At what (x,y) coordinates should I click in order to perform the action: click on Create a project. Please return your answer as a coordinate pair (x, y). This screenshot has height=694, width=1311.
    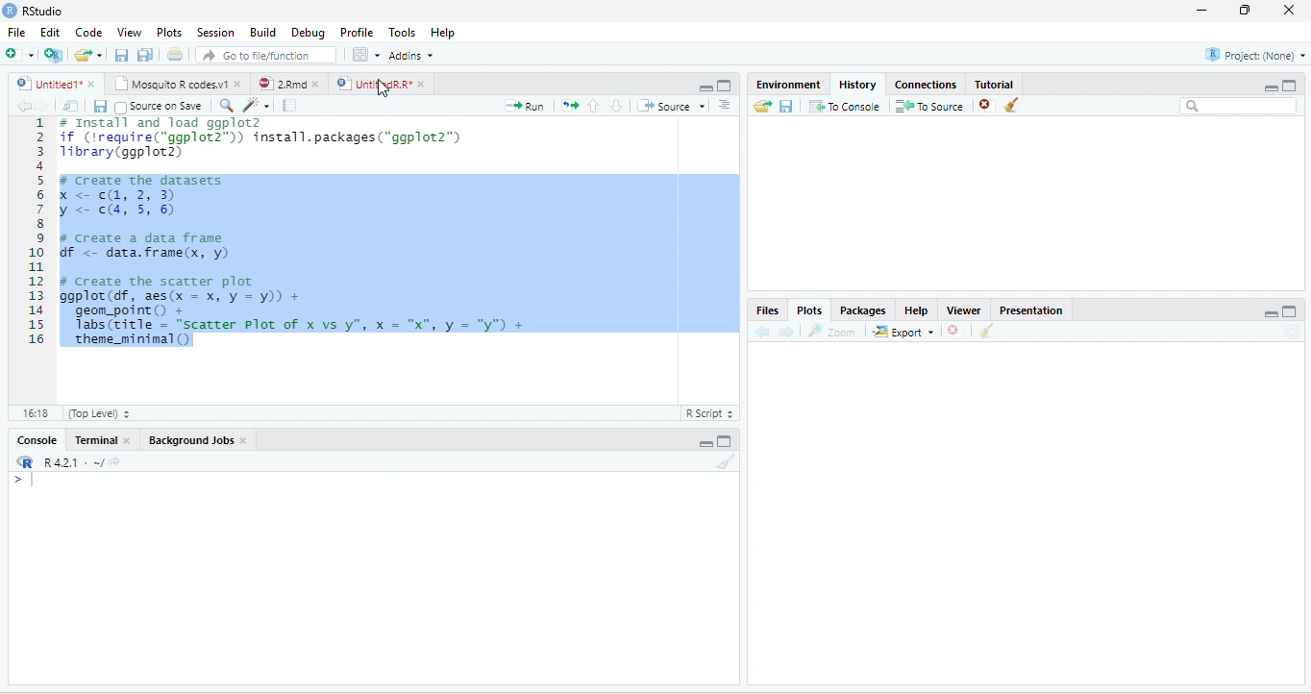
    Looking at the image, I should click on (55, 53).